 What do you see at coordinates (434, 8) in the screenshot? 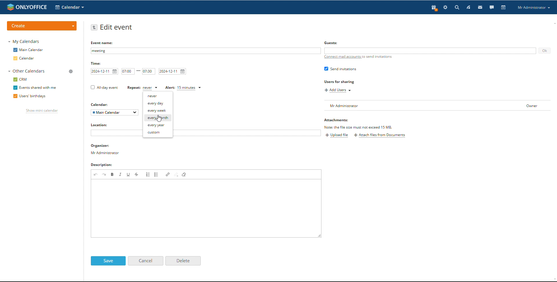
I see `present` at bounding box center [434, 8].